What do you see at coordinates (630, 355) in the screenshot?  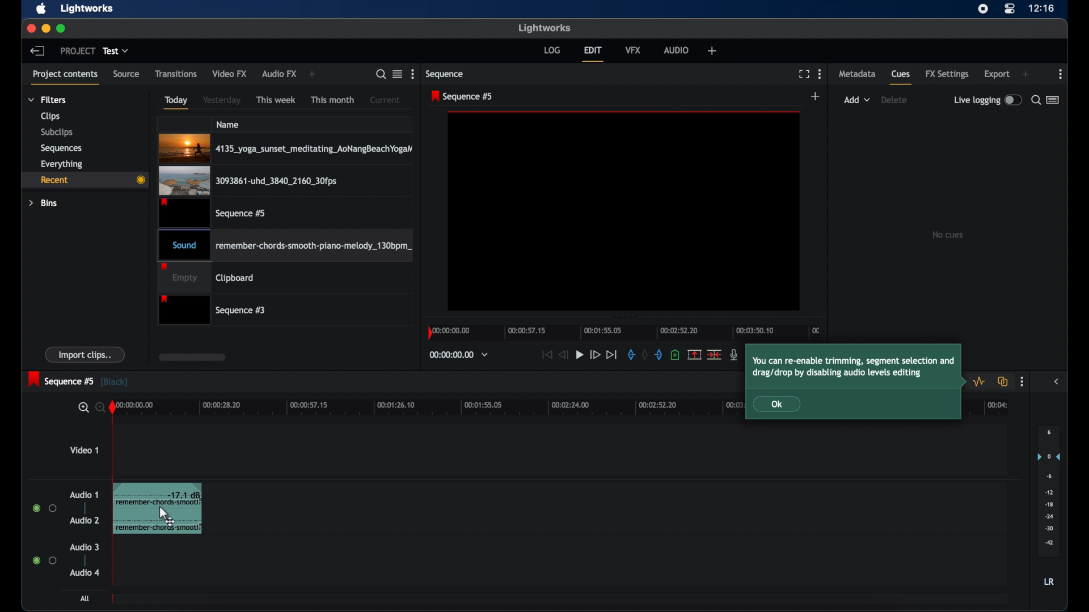 I see `in mark` at bounding box center [630, 355].